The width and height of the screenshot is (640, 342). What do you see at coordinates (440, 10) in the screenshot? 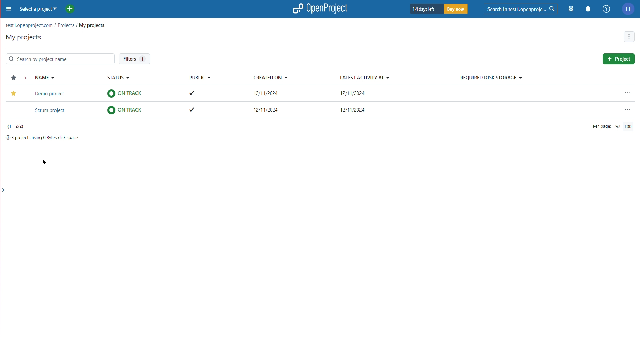
I see `Trial Timer` at bounding box center [440, 10].